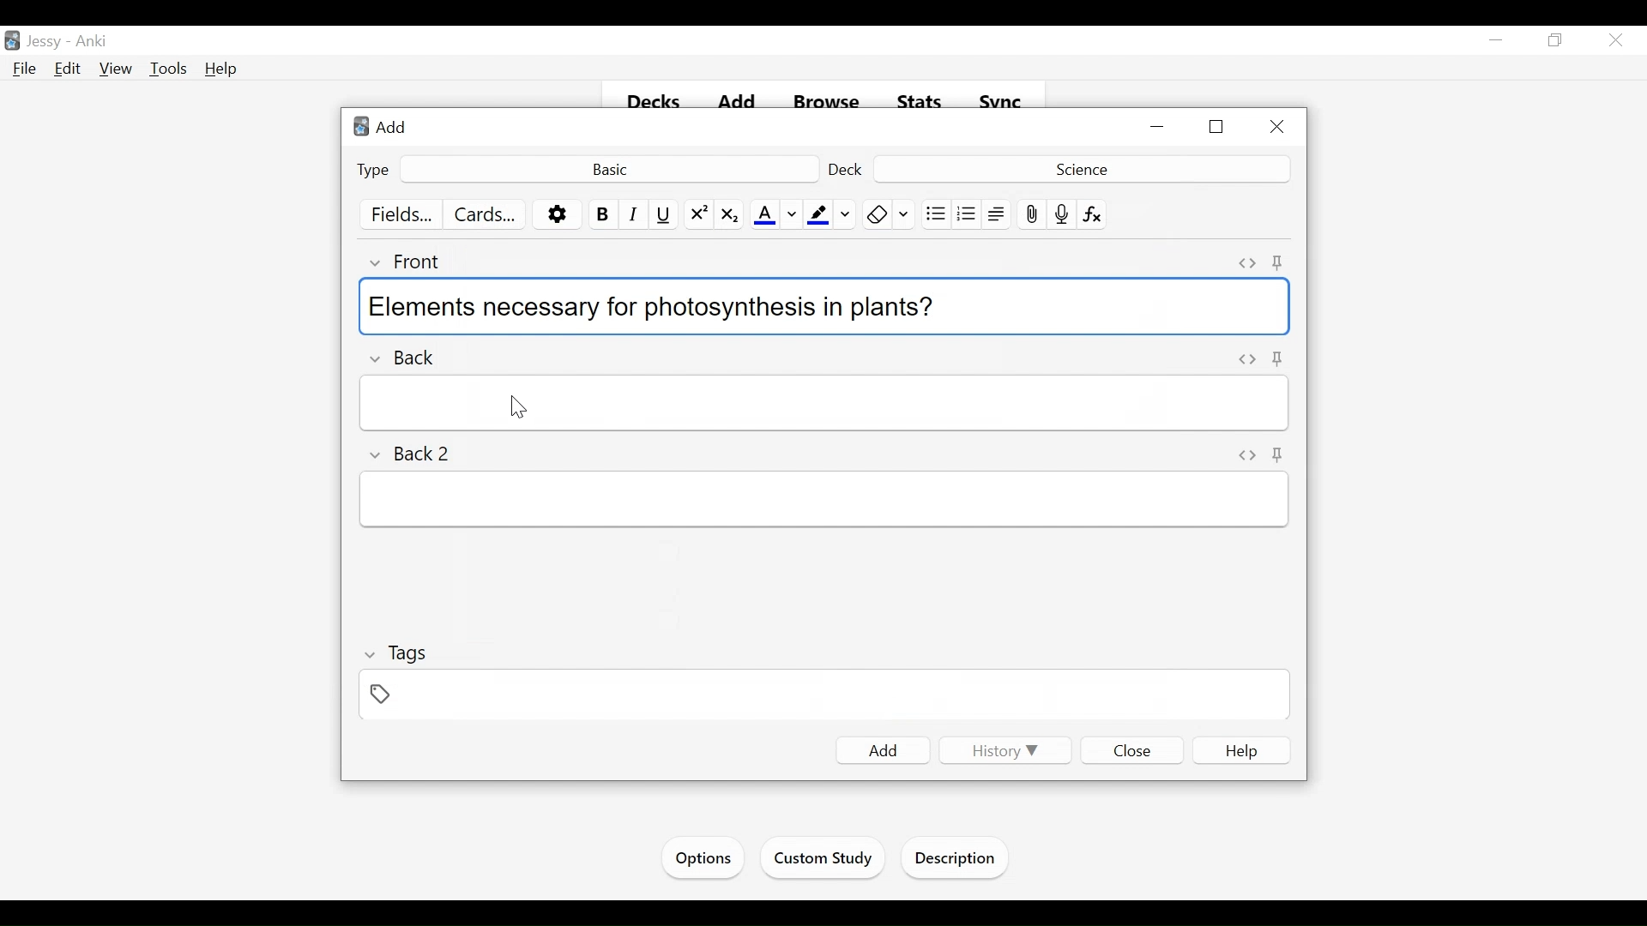 Image resolution: width=1647 pixels, height=926 pixels. Describe the element at coordinates (68, 68) in the screenshot. I see `Edit` at that location.